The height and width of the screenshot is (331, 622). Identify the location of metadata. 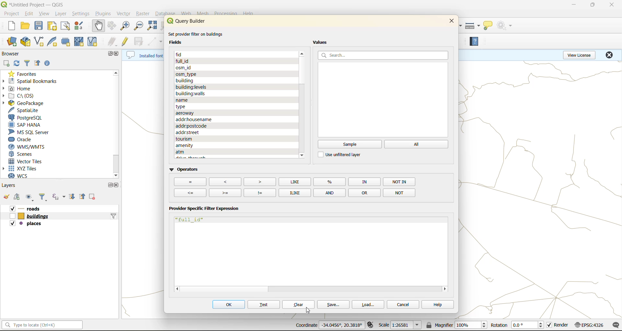
(144, 56).